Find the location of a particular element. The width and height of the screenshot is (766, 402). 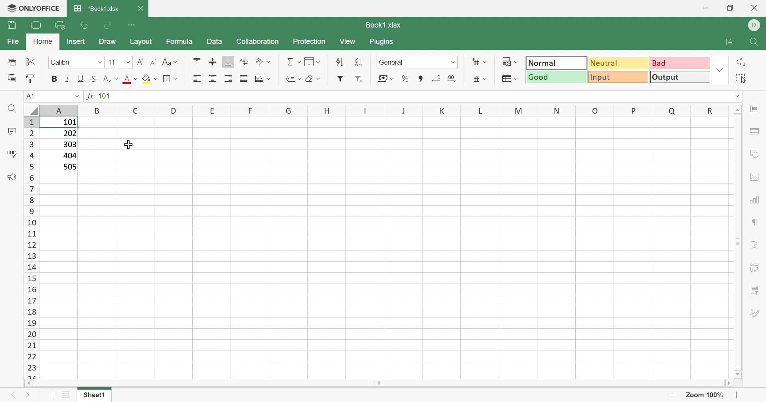

Orientation is located at coordinates (264, 61).